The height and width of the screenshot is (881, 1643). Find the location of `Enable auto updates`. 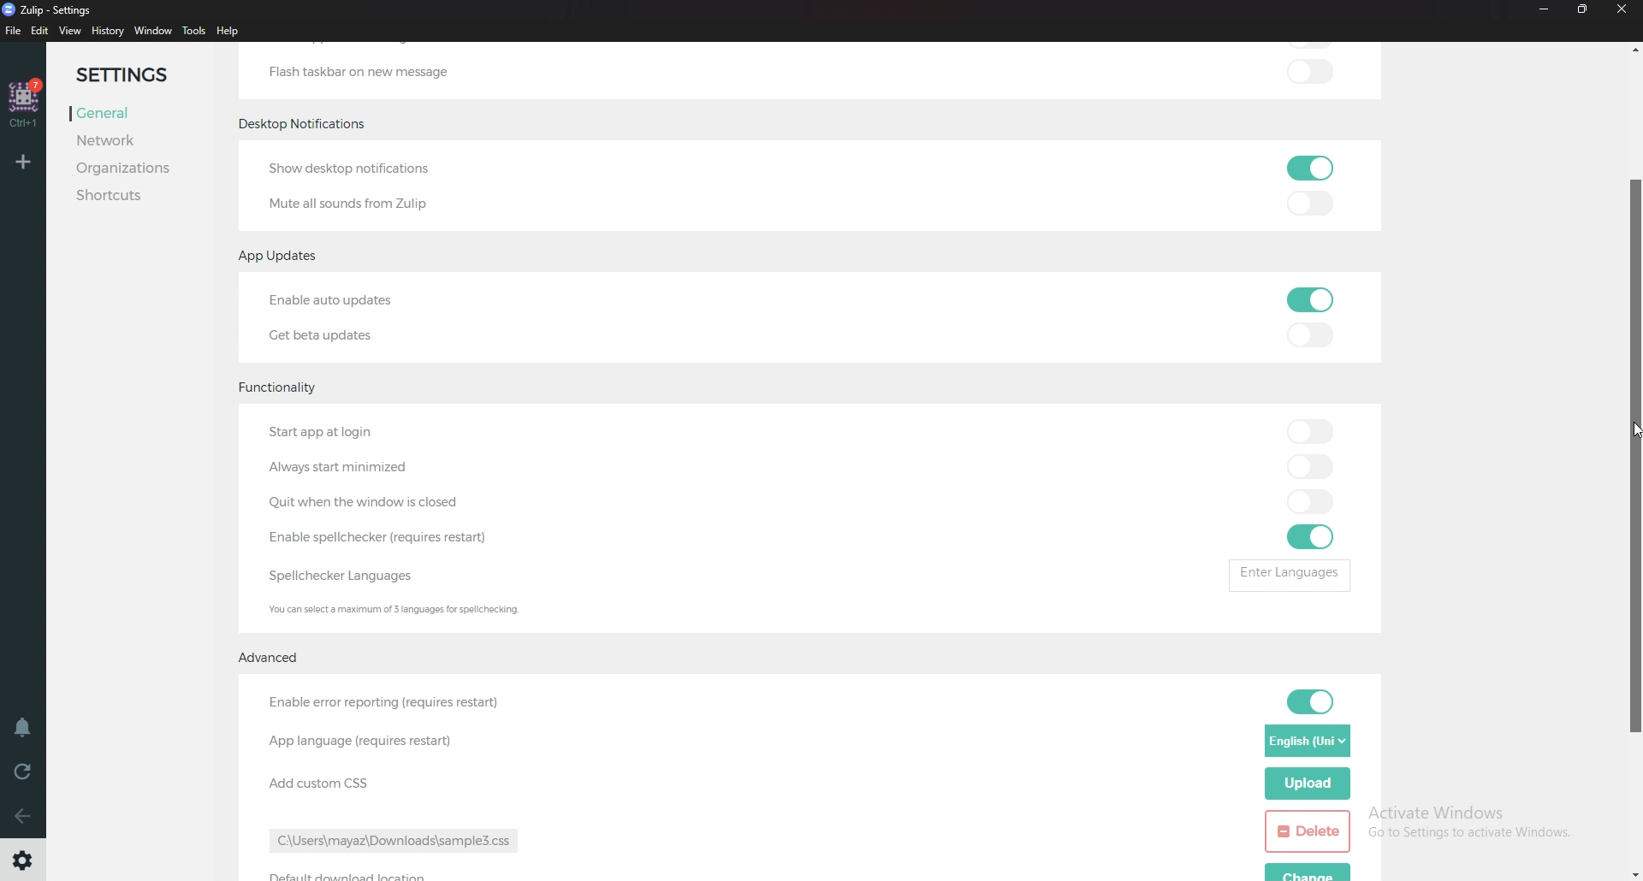

Enable auto updates is located at coordinates (362, 300).